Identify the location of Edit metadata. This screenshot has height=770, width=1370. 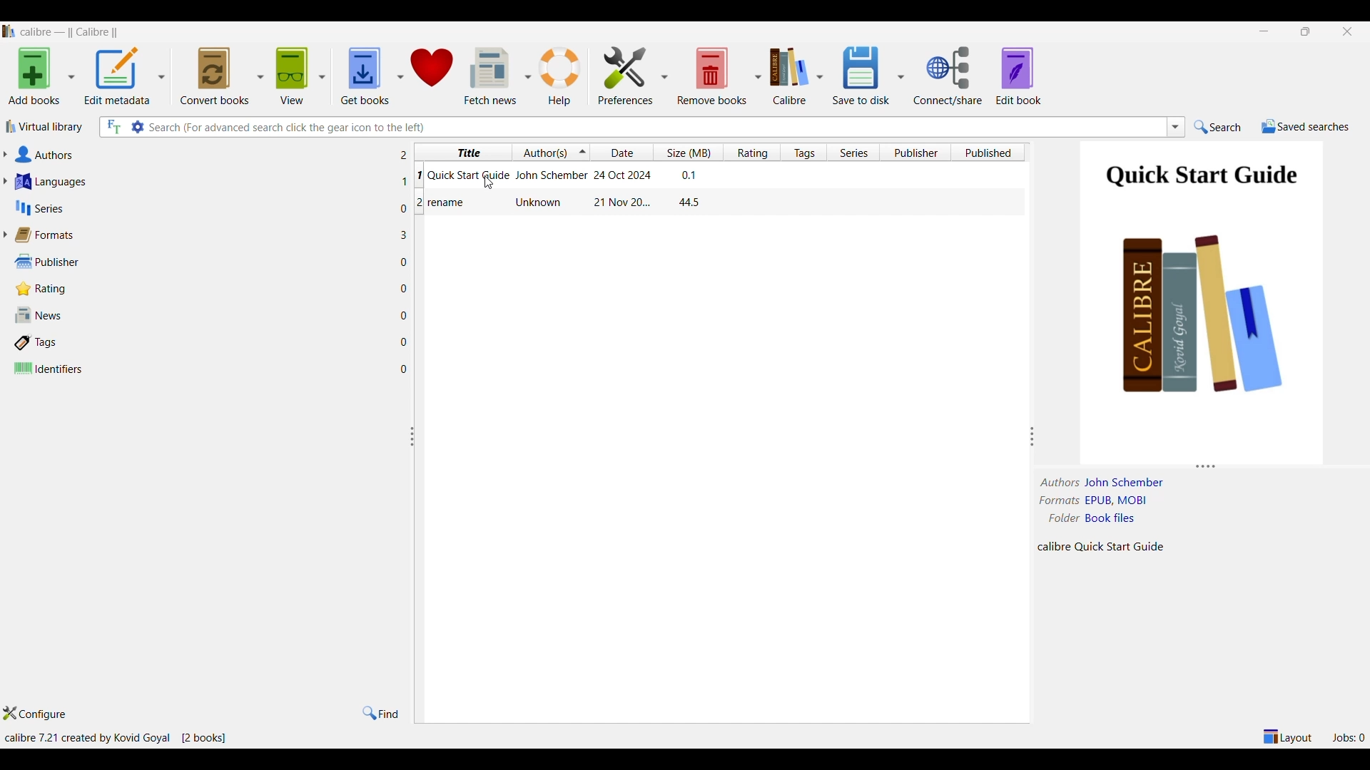
(118, 76).